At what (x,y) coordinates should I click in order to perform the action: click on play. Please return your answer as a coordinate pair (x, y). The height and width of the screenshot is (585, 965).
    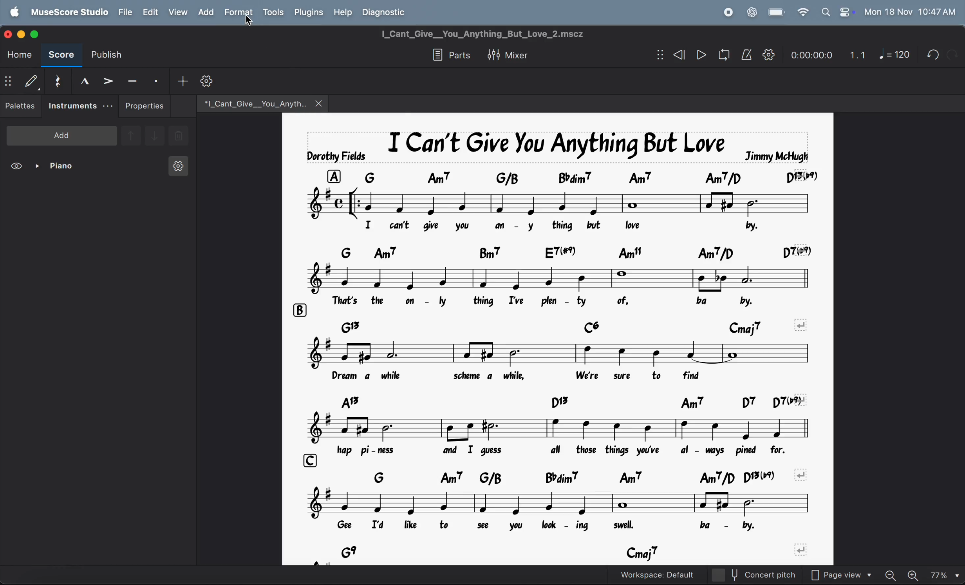
    Looking at the image, I should click on (701, 56).